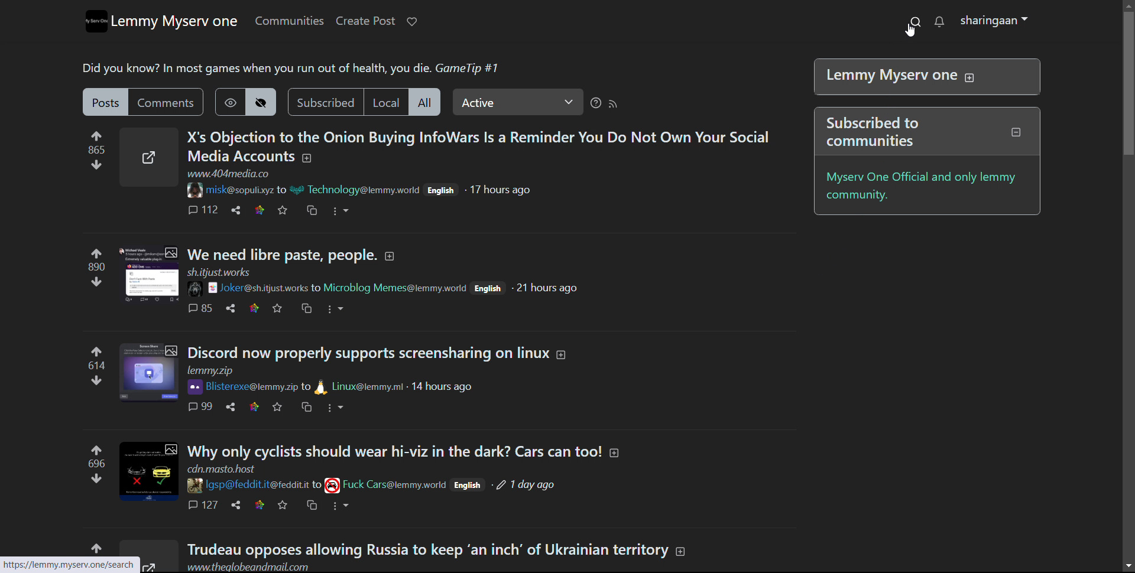 The image size is (1135, 573). What do you see at coordinates (925, 77) in the screenshot?
I see `Lemmy Myserv one expand` at bounding box center [925, 77].